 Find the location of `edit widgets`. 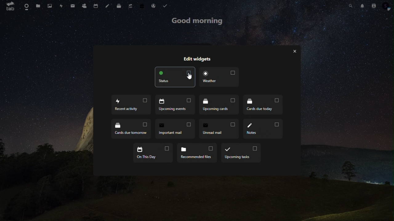

edit widgets is located at coordinates (199, 58).